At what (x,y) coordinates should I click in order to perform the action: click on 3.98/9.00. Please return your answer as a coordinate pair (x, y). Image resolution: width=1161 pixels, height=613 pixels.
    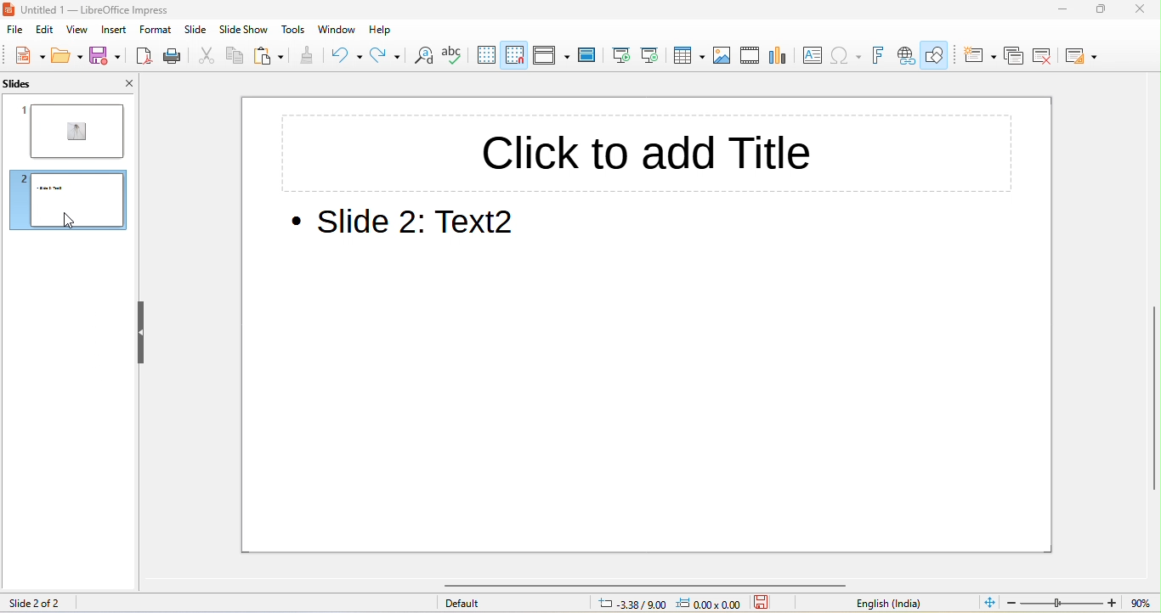
    Looking at the image, I should click on (631, 605).